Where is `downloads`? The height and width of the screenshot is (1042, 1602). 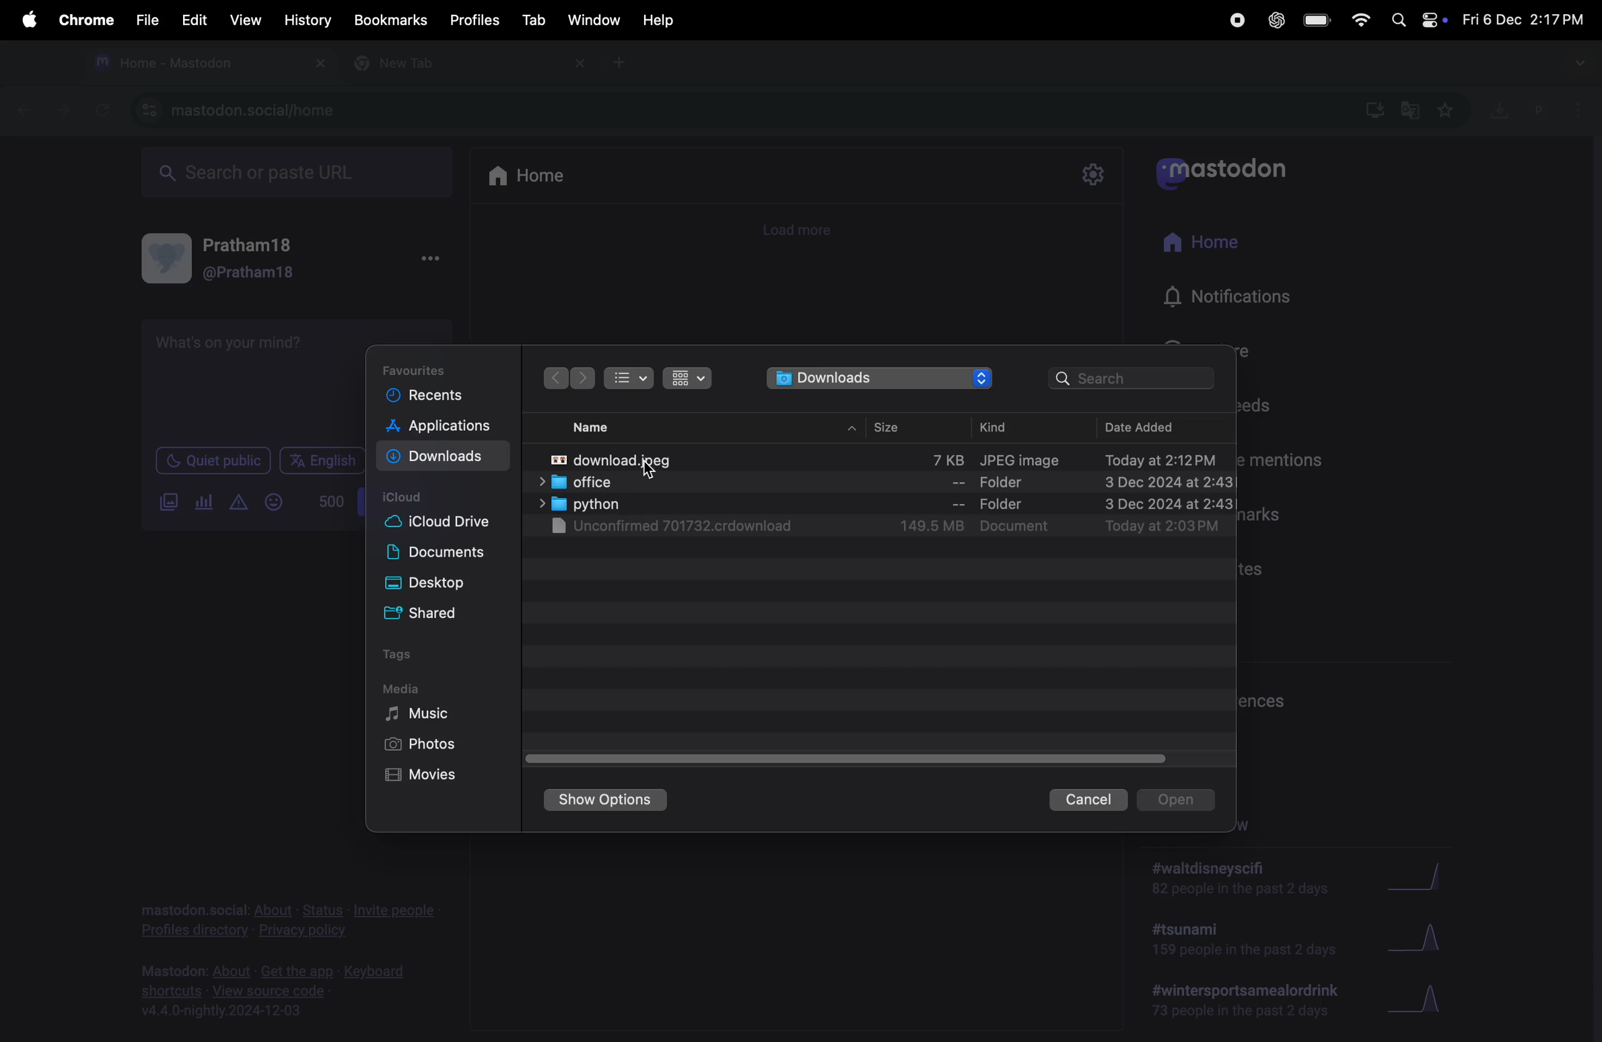 downloads is located at coordinates (1372, 108).